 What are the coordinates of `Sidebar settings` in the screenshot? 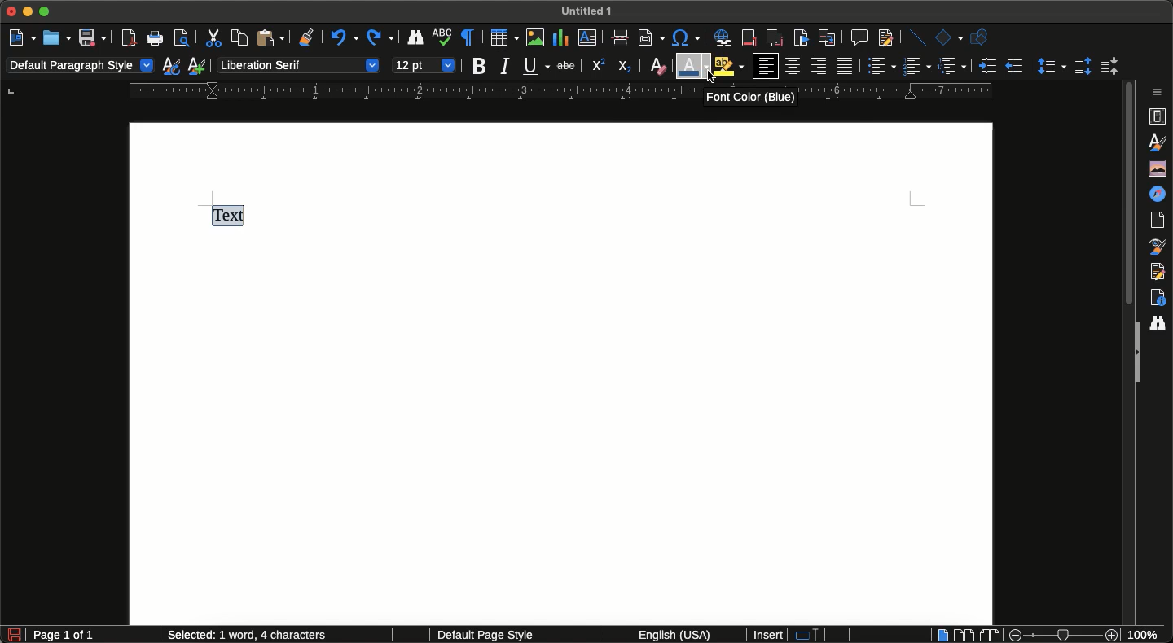 It's located at (1161, 91).